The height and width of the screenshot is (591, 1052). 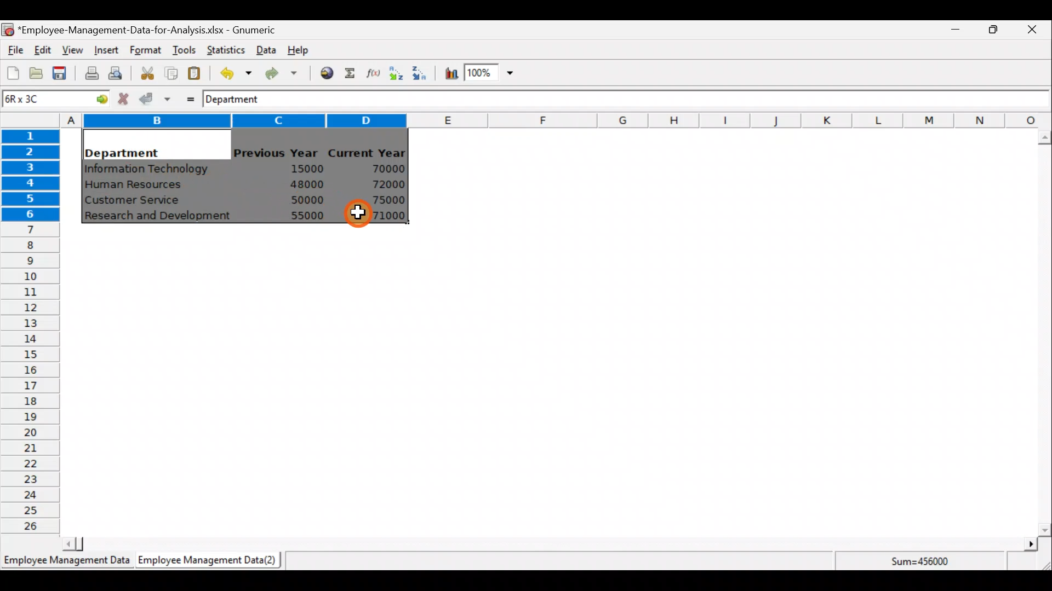 I want to click on Open a file, so click(x=39, y=74).